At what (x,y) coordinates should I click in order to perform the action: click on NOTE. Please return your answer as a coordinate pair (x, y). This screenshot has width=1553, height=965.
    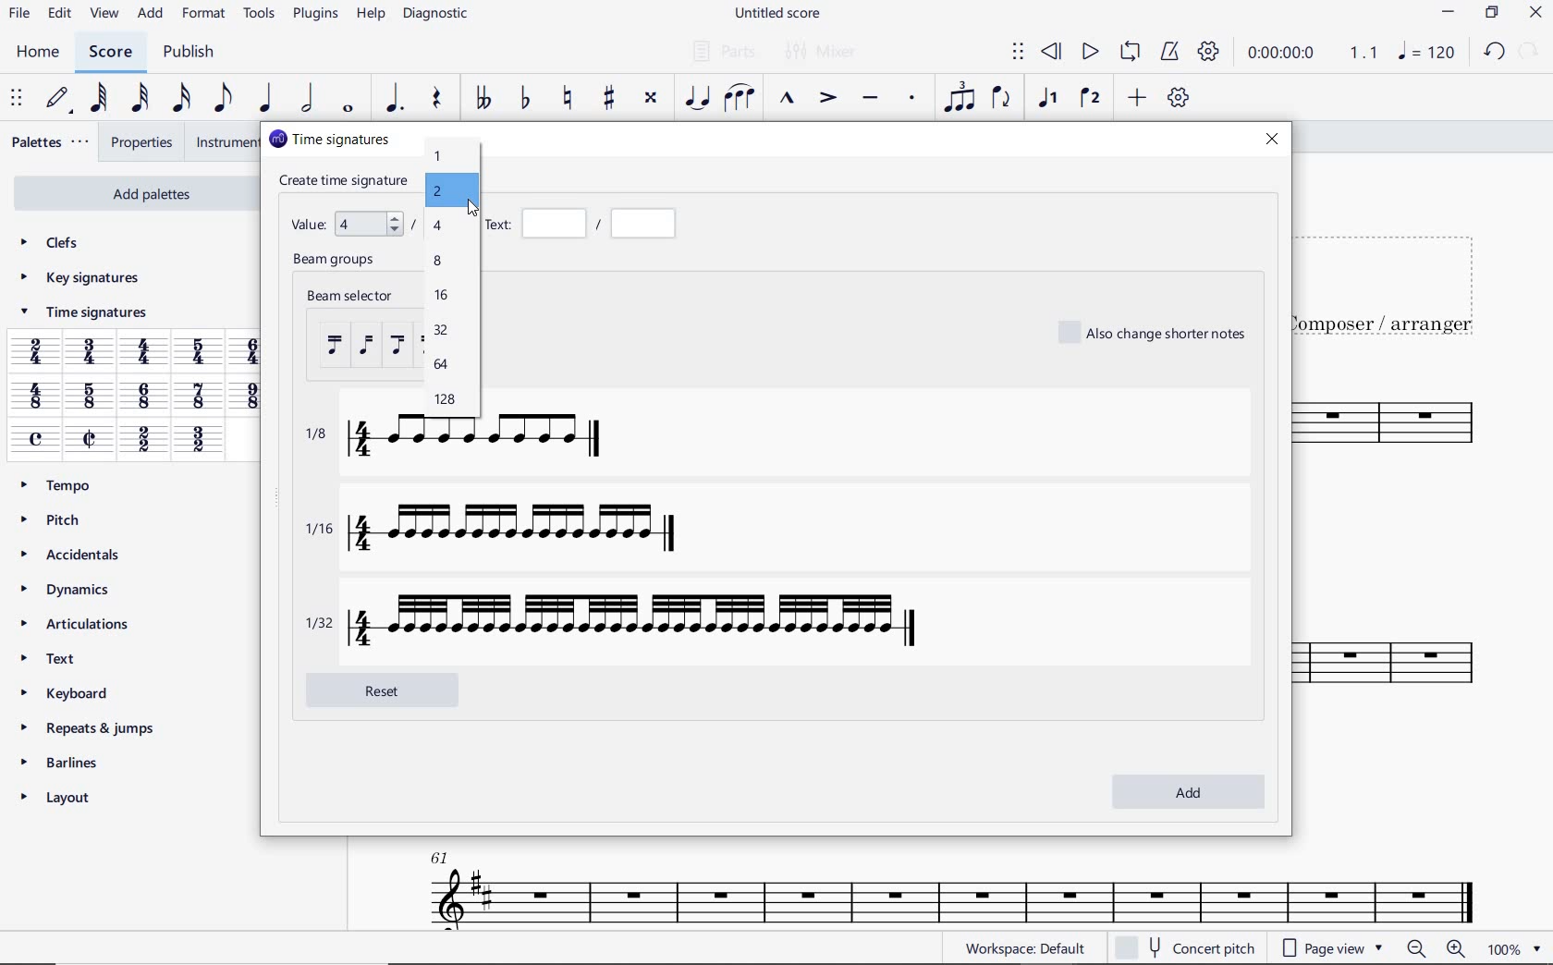
    Looking at the image, I should click on (1425, 51).